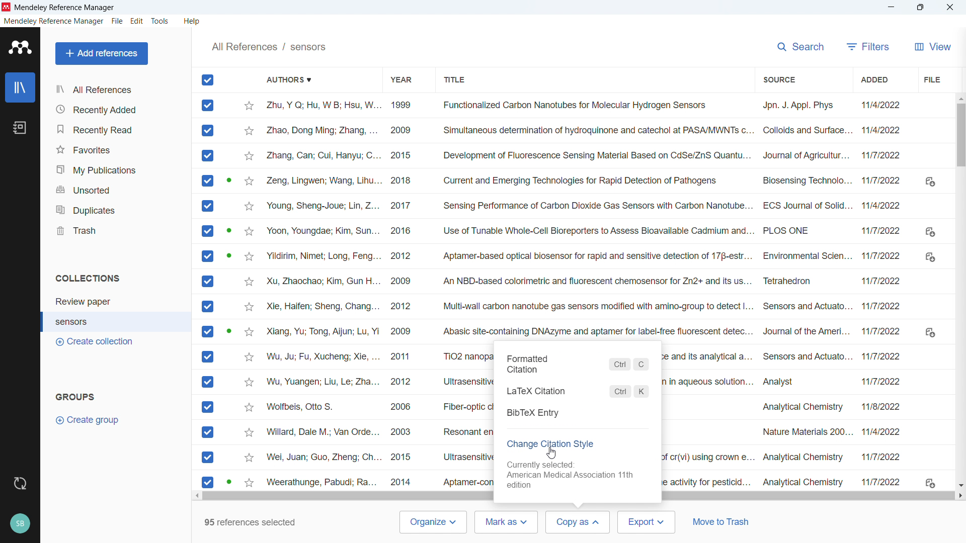 The image size is (966, 543). What do you see at coordinates (551, 454) in the screenshot?
I see `Cursor` at bounding box center [551, 454].